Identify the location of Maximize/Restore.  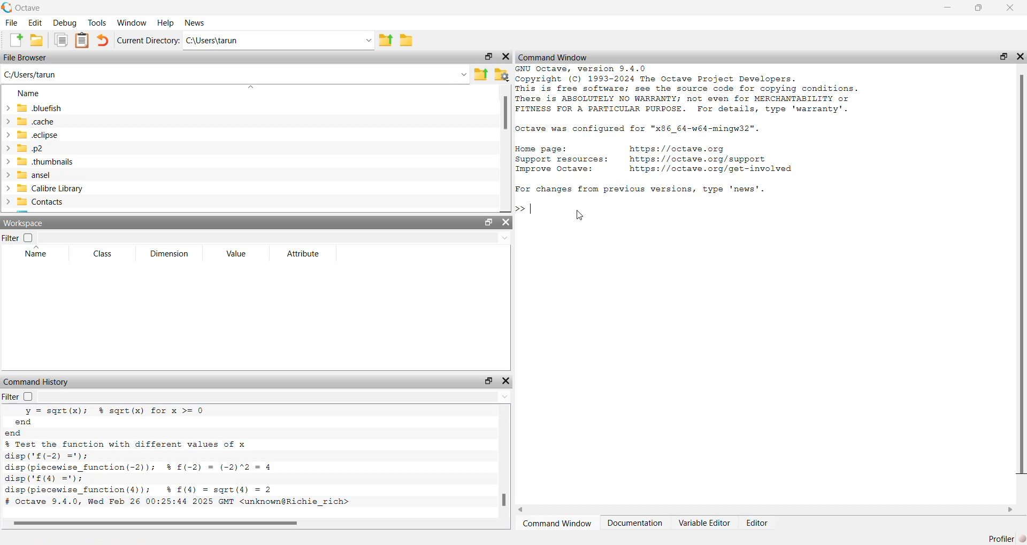
(999, 56).